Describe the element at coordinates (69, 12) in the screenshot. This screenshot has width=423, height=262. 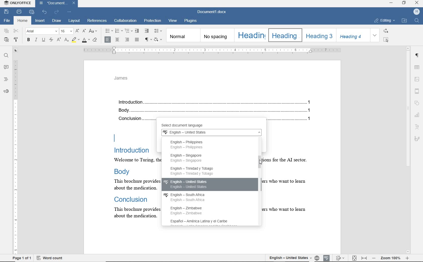
I see `customize quick access toolbar` at that location.